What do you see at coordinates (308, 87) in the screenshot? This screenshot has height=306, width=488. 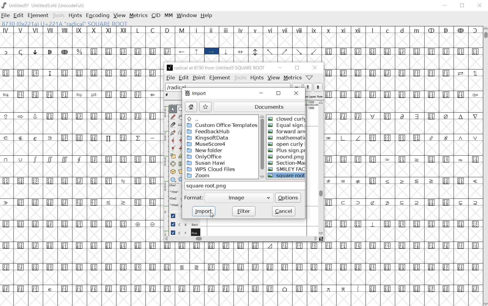 I see `show the next word on the list` at bounding box center [308, 87].